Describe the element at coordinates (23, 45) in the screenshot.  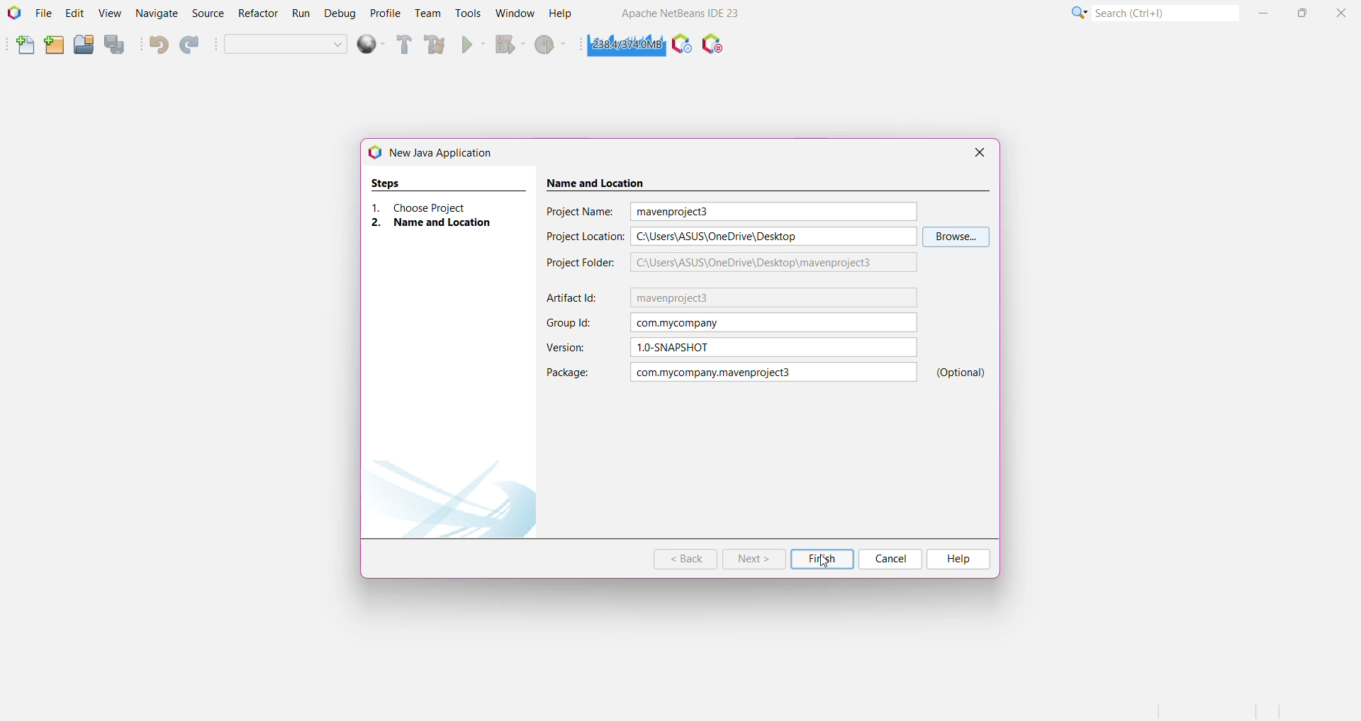
I see `New File` at that location.